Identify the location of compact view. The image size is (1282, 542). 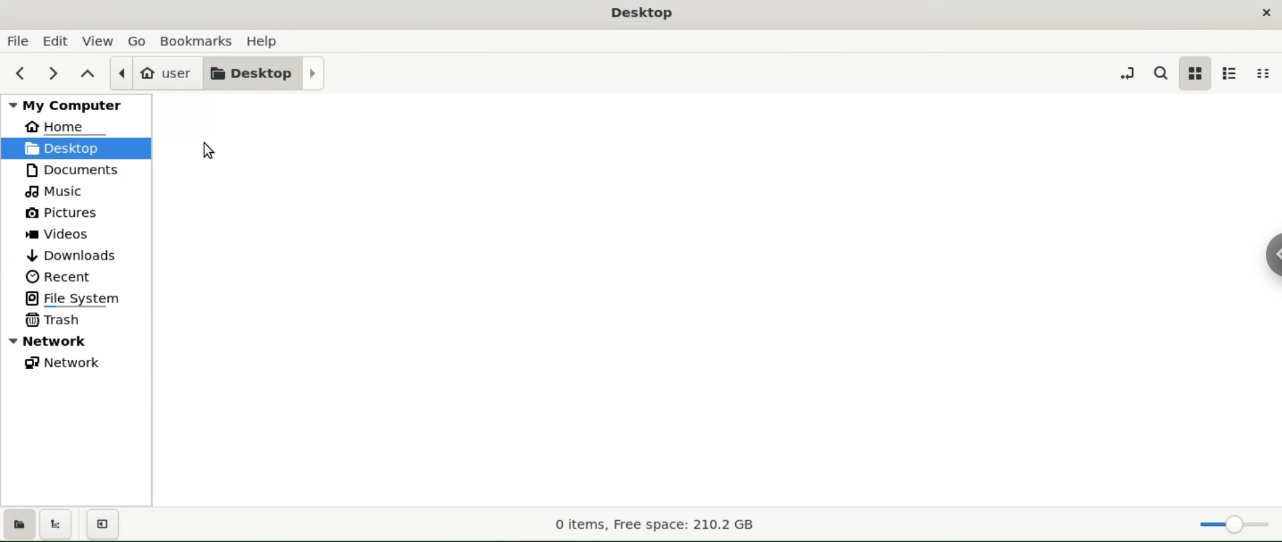
(1263, 75).